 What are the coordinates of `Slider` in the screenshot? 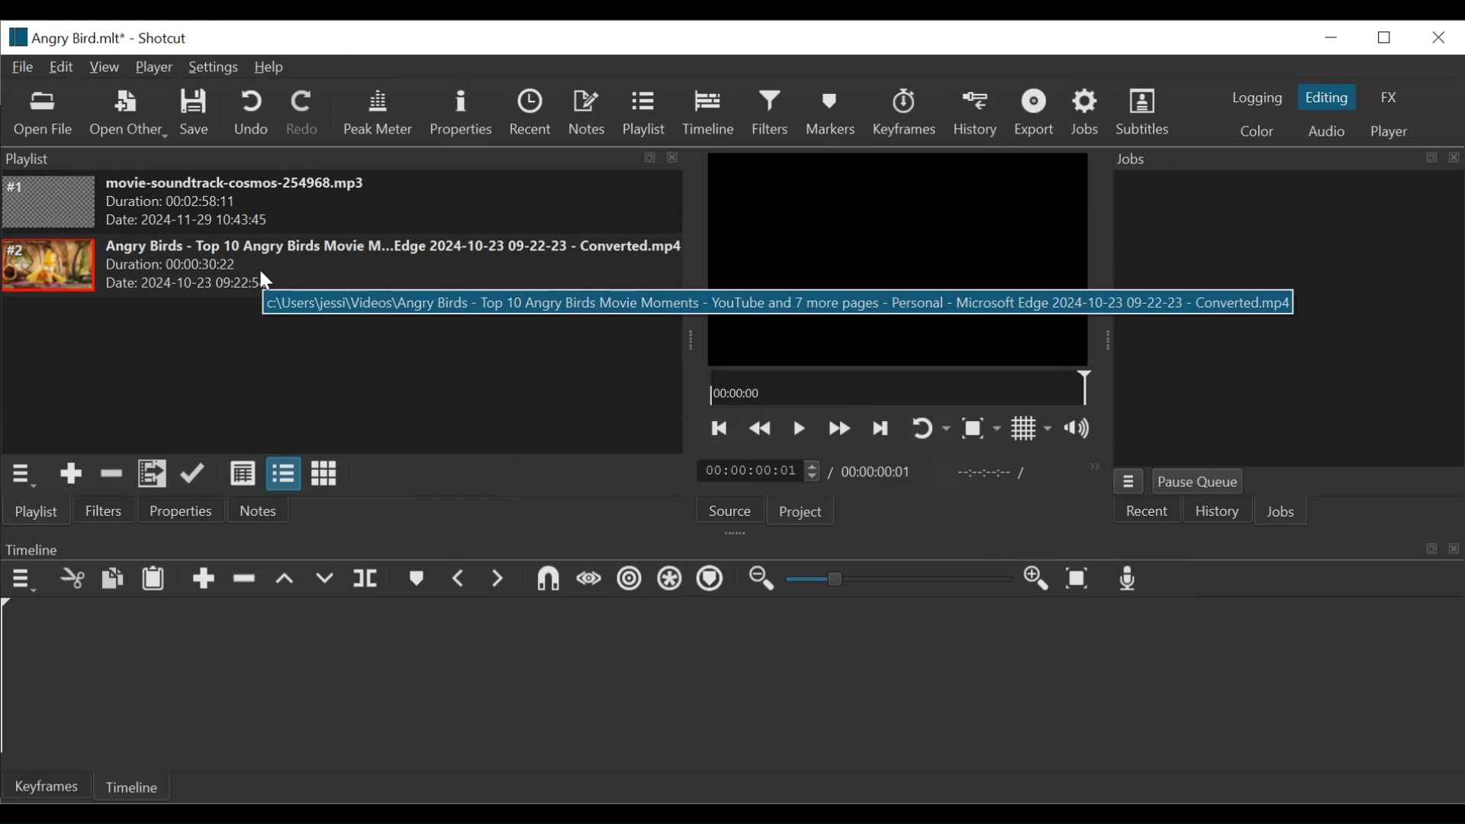 It's located at (900, 581).